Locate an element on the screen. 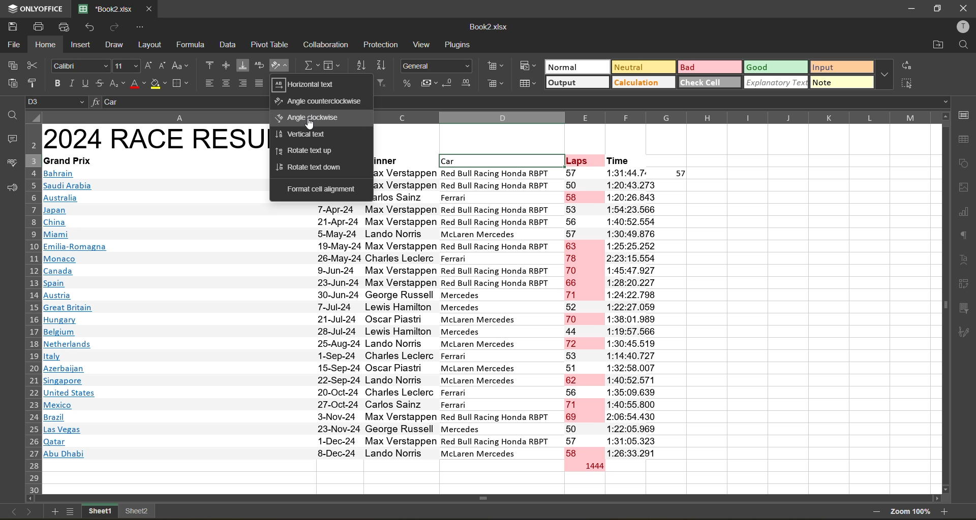 The width and height of the screenshot is (976, 520). print is located at coordinates (36, 27).